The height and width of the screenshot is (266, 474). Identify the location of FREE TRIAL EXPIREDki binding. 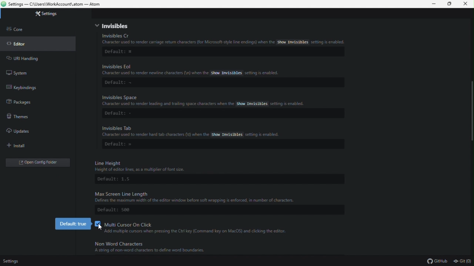
(37, 89).